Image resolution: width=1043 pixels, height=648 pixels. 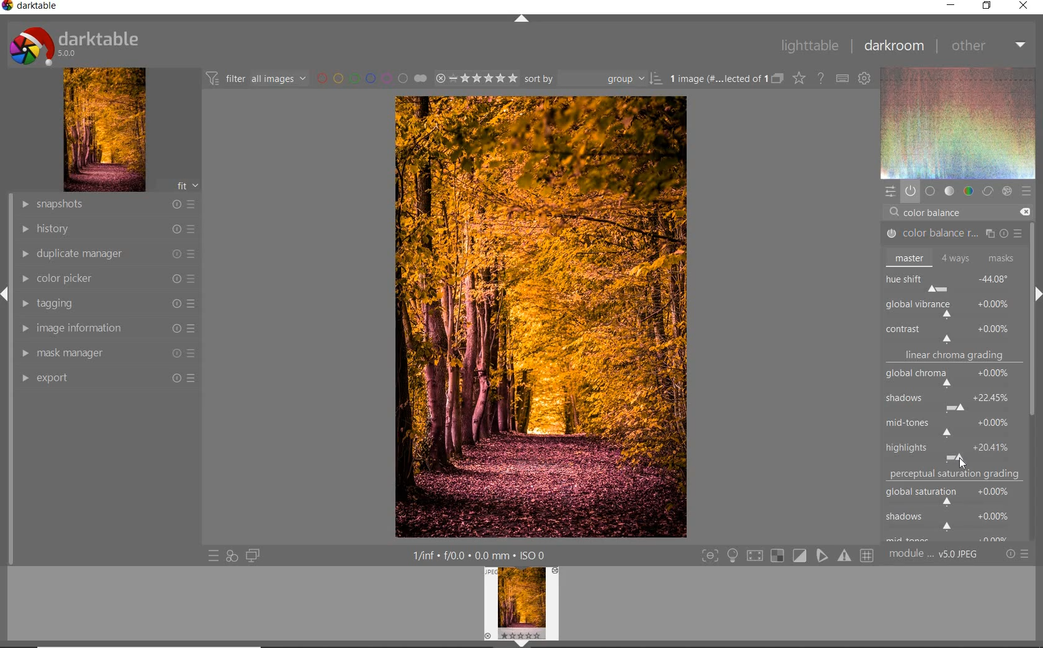 I want to click on other interface detail, so click(x=481, y=556).